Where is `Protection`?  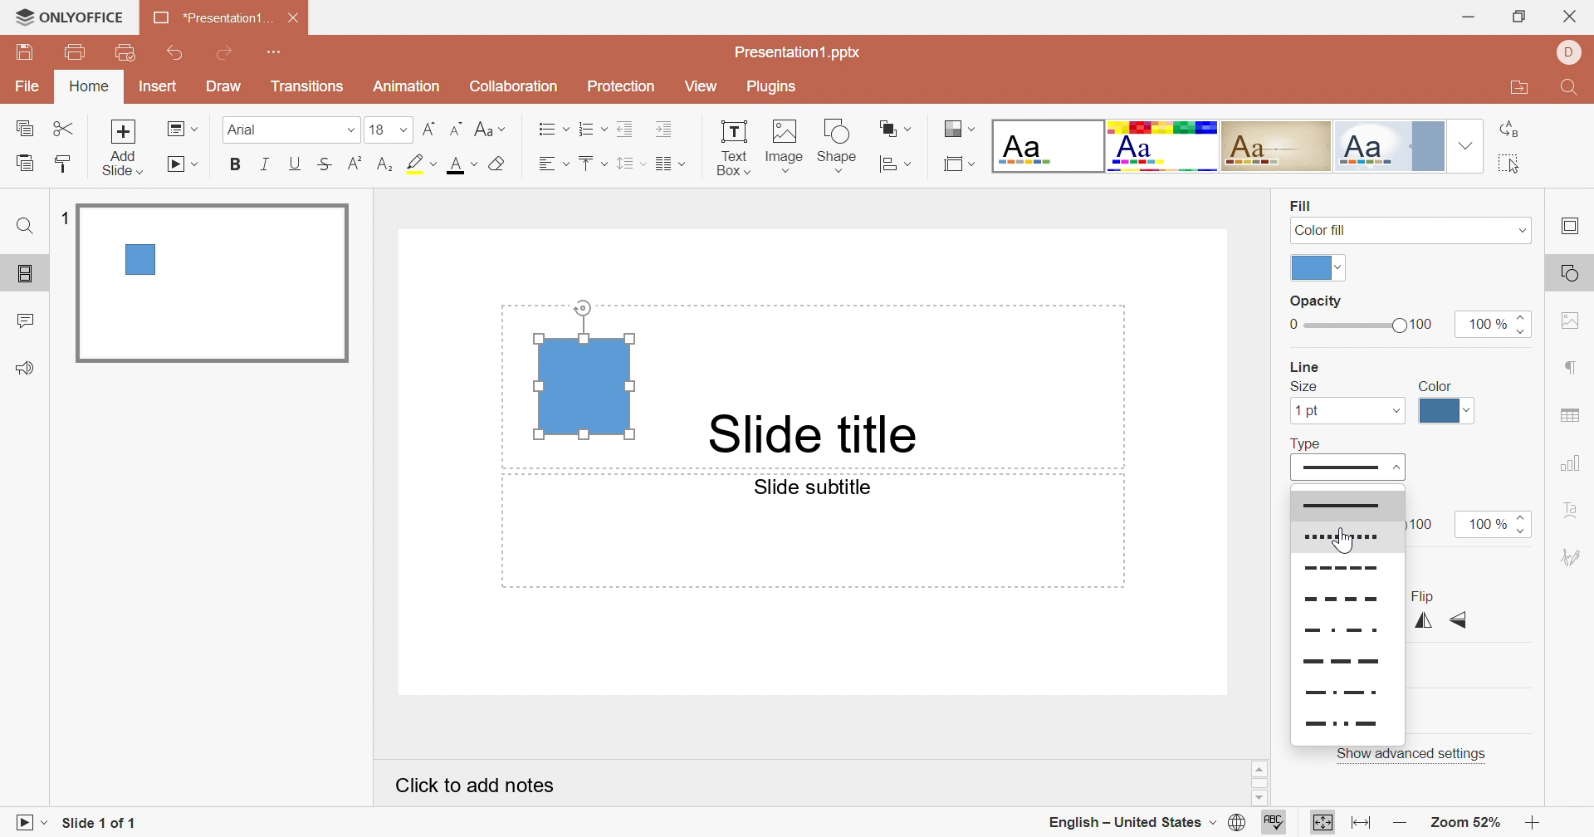
Protection is located at coordinates (624, 86).